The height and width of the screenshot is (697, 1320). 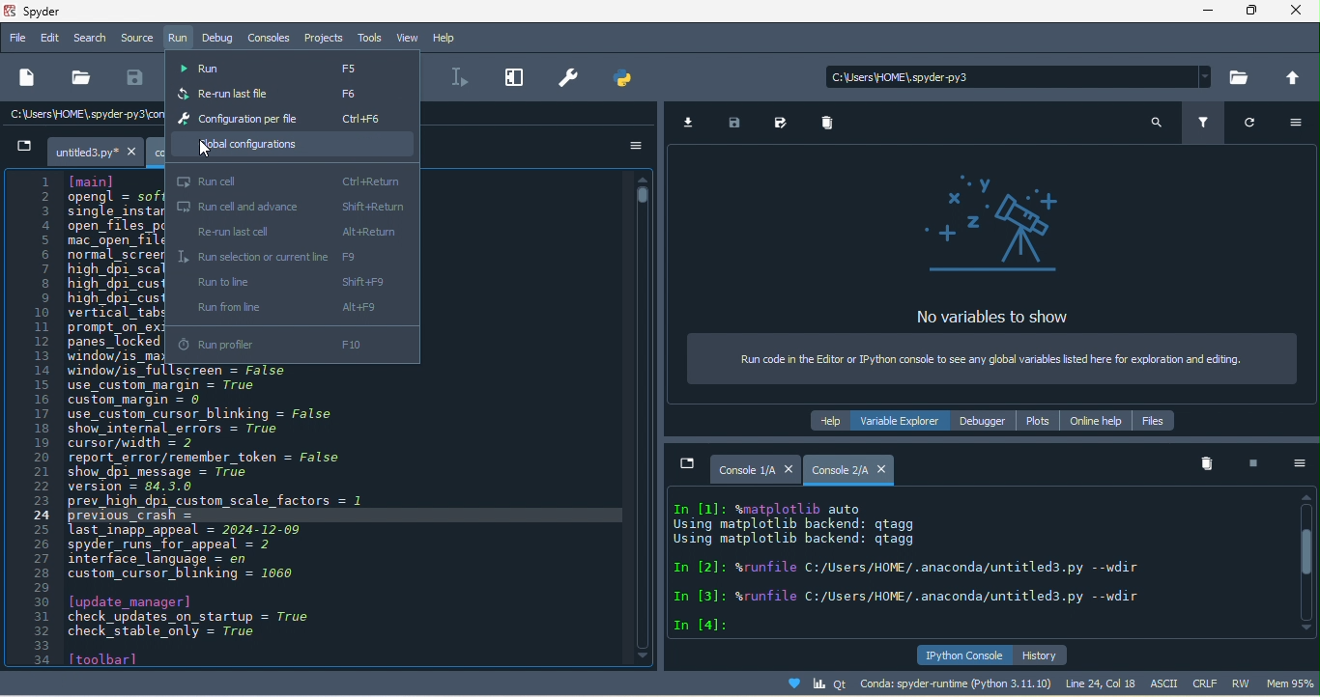 I want to click on re-run last file, so click(x=277, y=96).